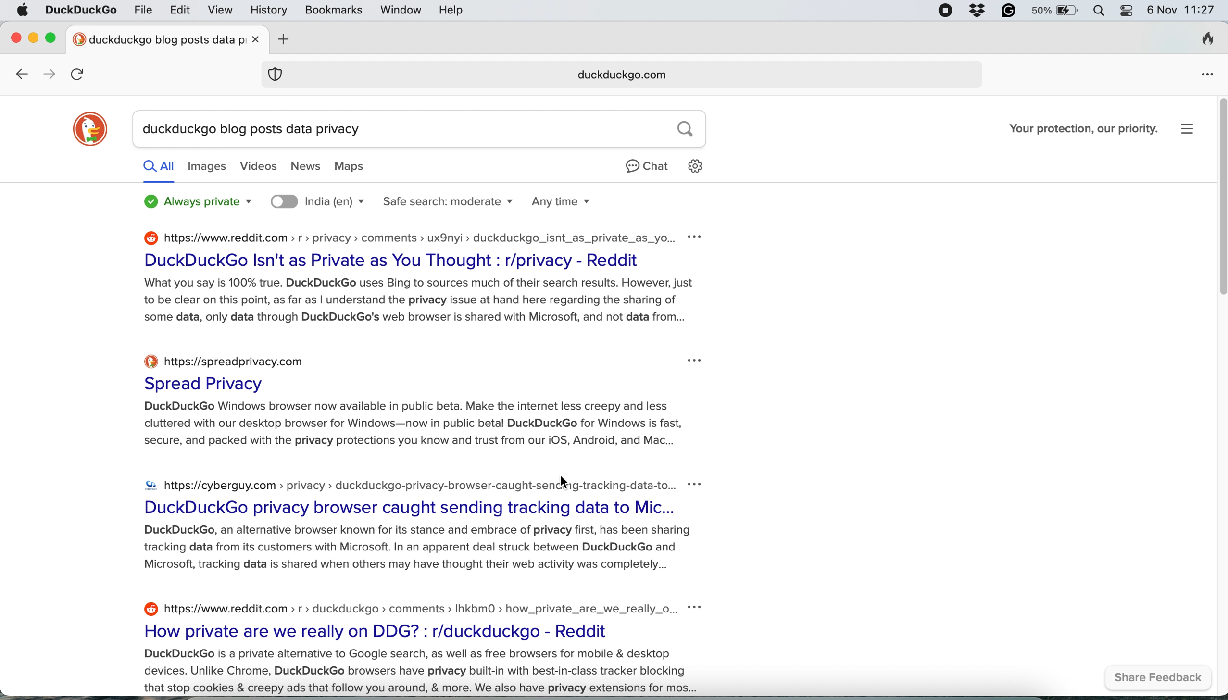 This screenshot has height=700, width=1228. Describe the element at coordinates (1053, 12) in the screenshot. I see `battery` at that location.